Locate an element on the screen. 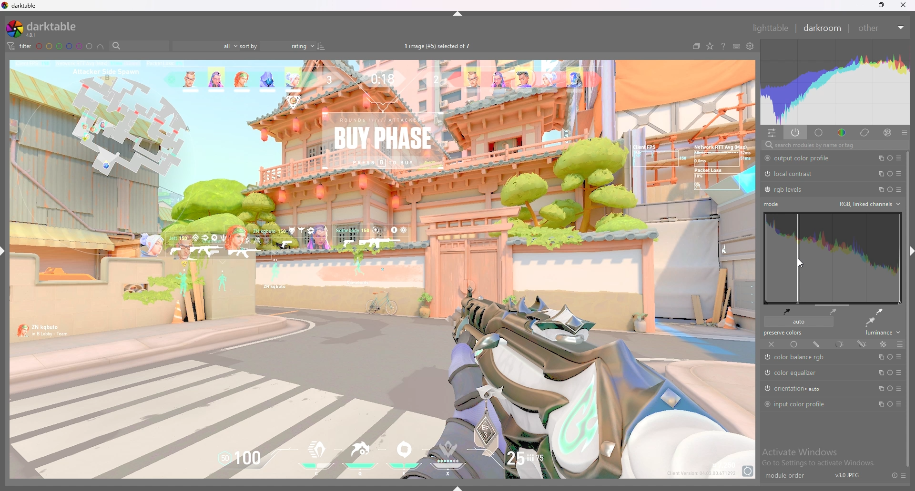 The height and width of the screenshot is (491, 915). base is located at coordinates (819, 133).